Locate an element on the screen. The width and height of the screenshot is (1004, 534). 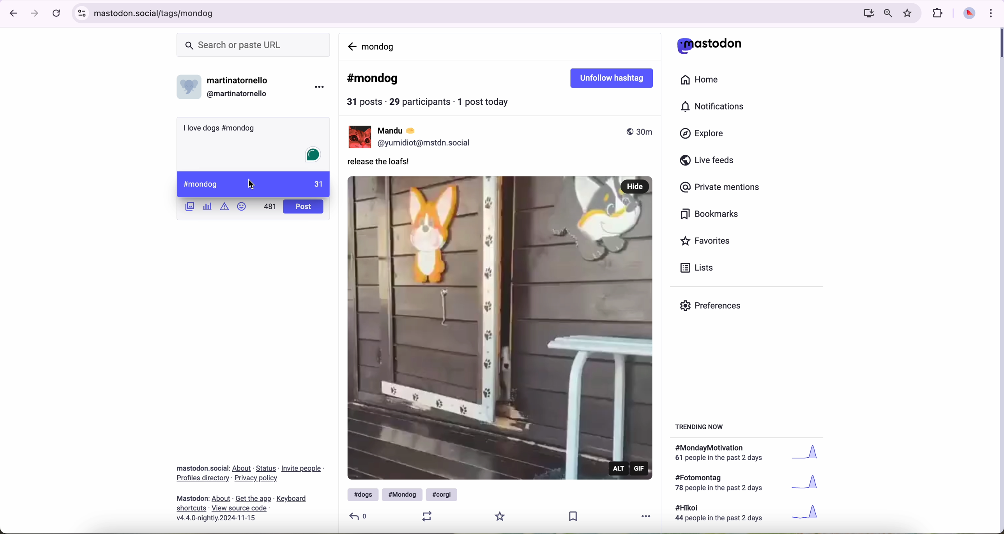
cursor on #mondog hashtag is located at coordinates (253, 184).